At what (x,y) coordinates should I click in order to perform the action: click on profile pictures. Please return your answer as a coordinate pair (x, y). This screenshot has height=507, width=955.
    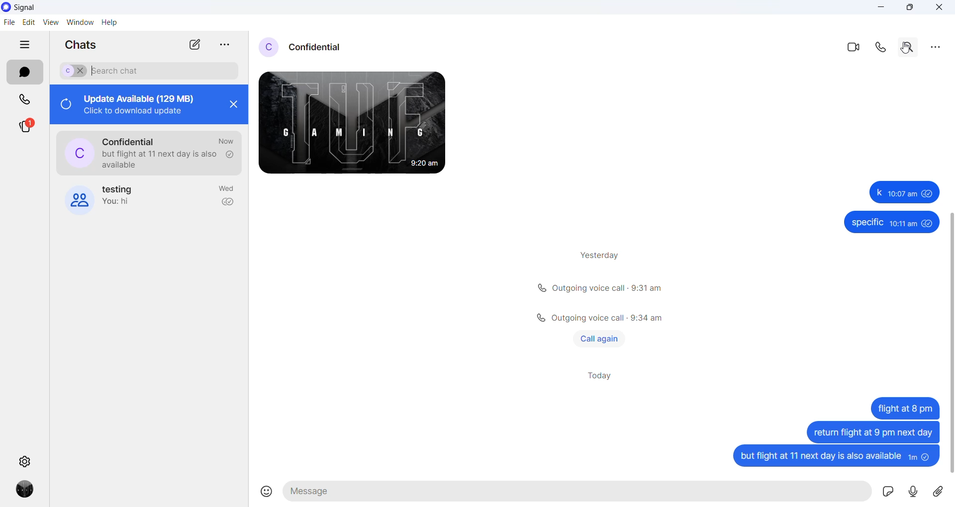
    Looking at the image, I should click on (80, 152).